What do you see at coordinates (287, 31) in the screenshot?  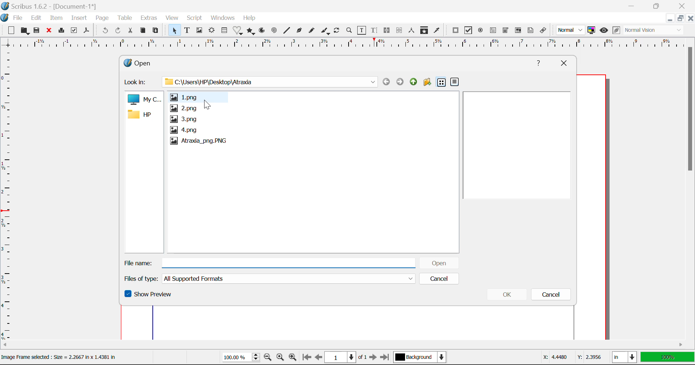 I see `Line` at bounding box center [287, 31].